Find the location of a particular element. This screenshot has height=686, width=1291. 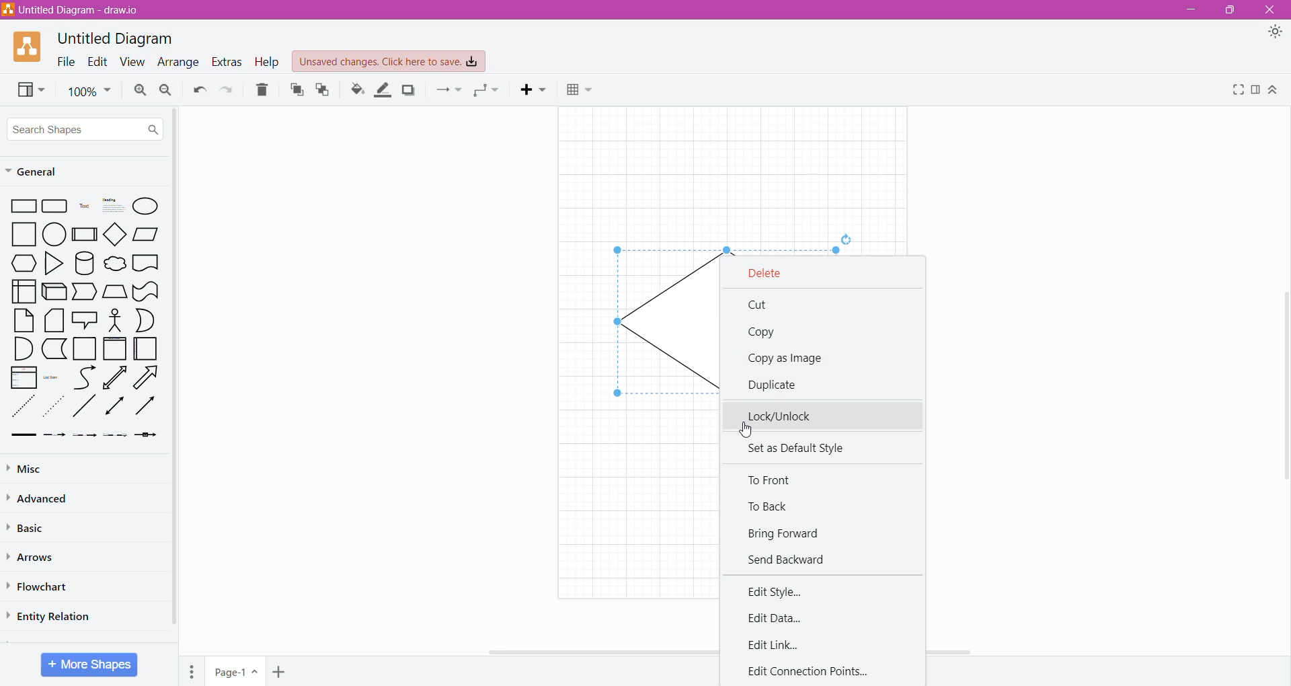

Connection is located at coordinates (449, 89).